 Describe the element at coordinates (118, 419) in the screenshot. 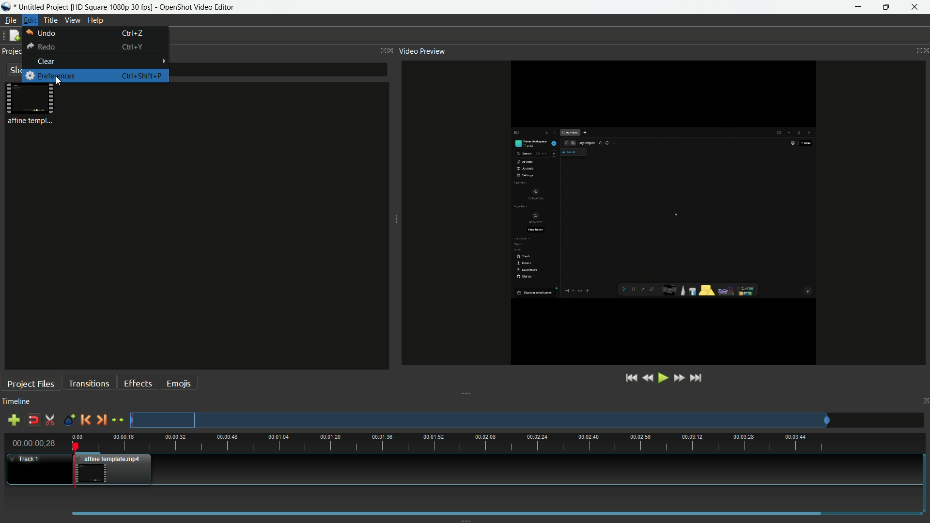

I see `center the timeline on the playhead` at that location.